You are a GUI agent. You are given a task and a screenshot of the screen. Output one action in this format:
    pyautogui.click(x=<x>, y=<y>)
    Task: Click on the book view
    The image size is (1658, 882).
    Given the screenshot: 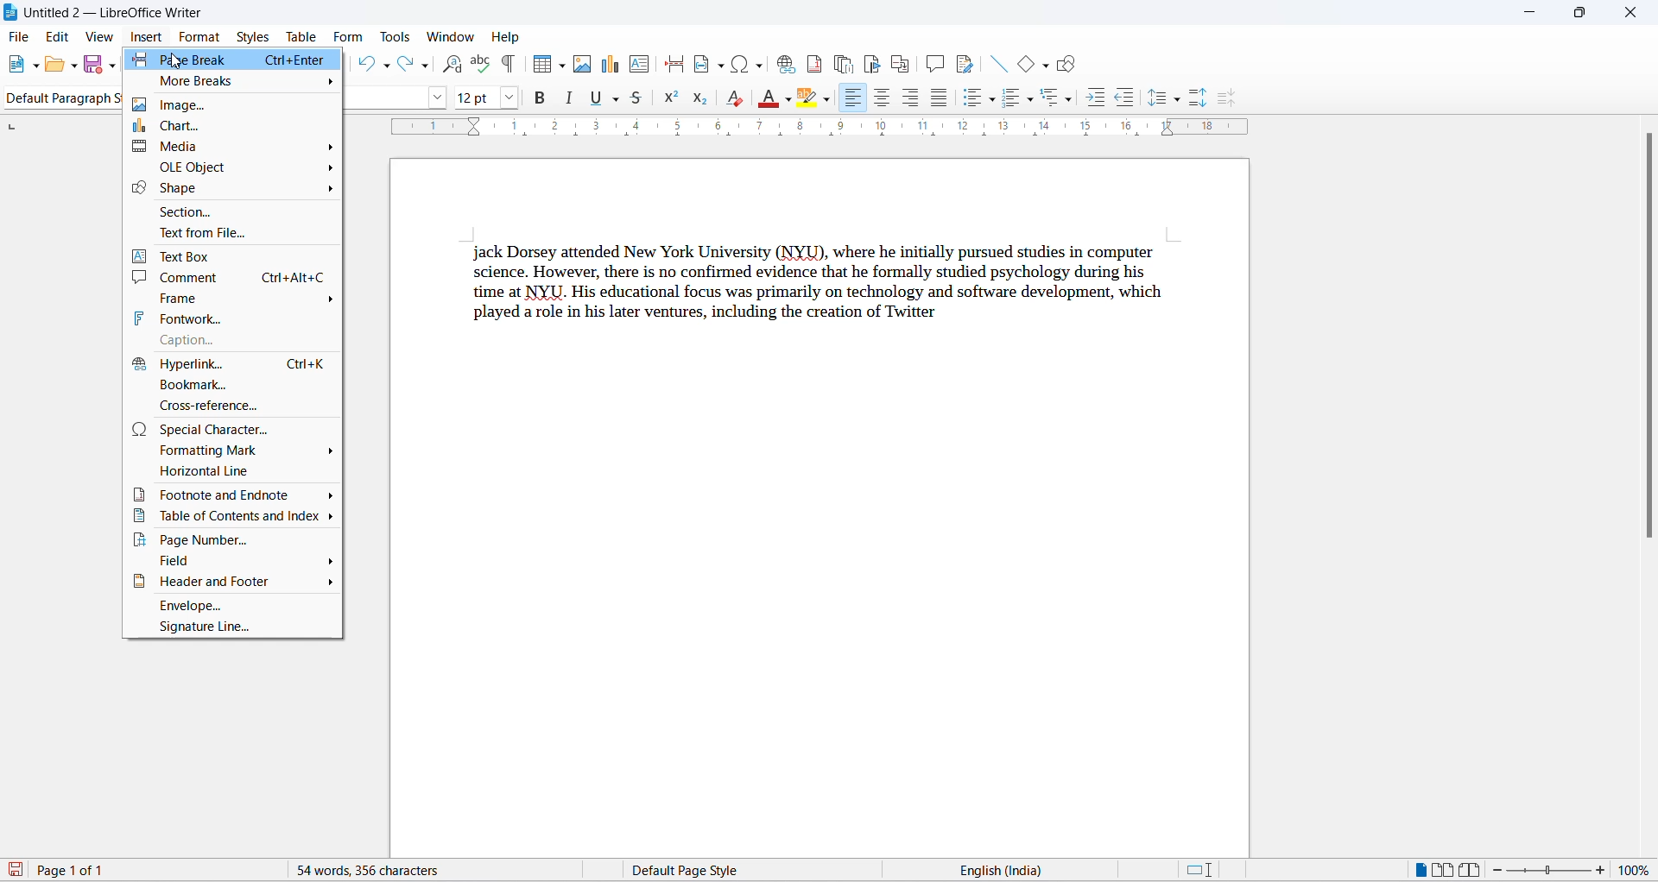 What is the action you would take?
    pyautogui.click(x=1473, y=871)
    